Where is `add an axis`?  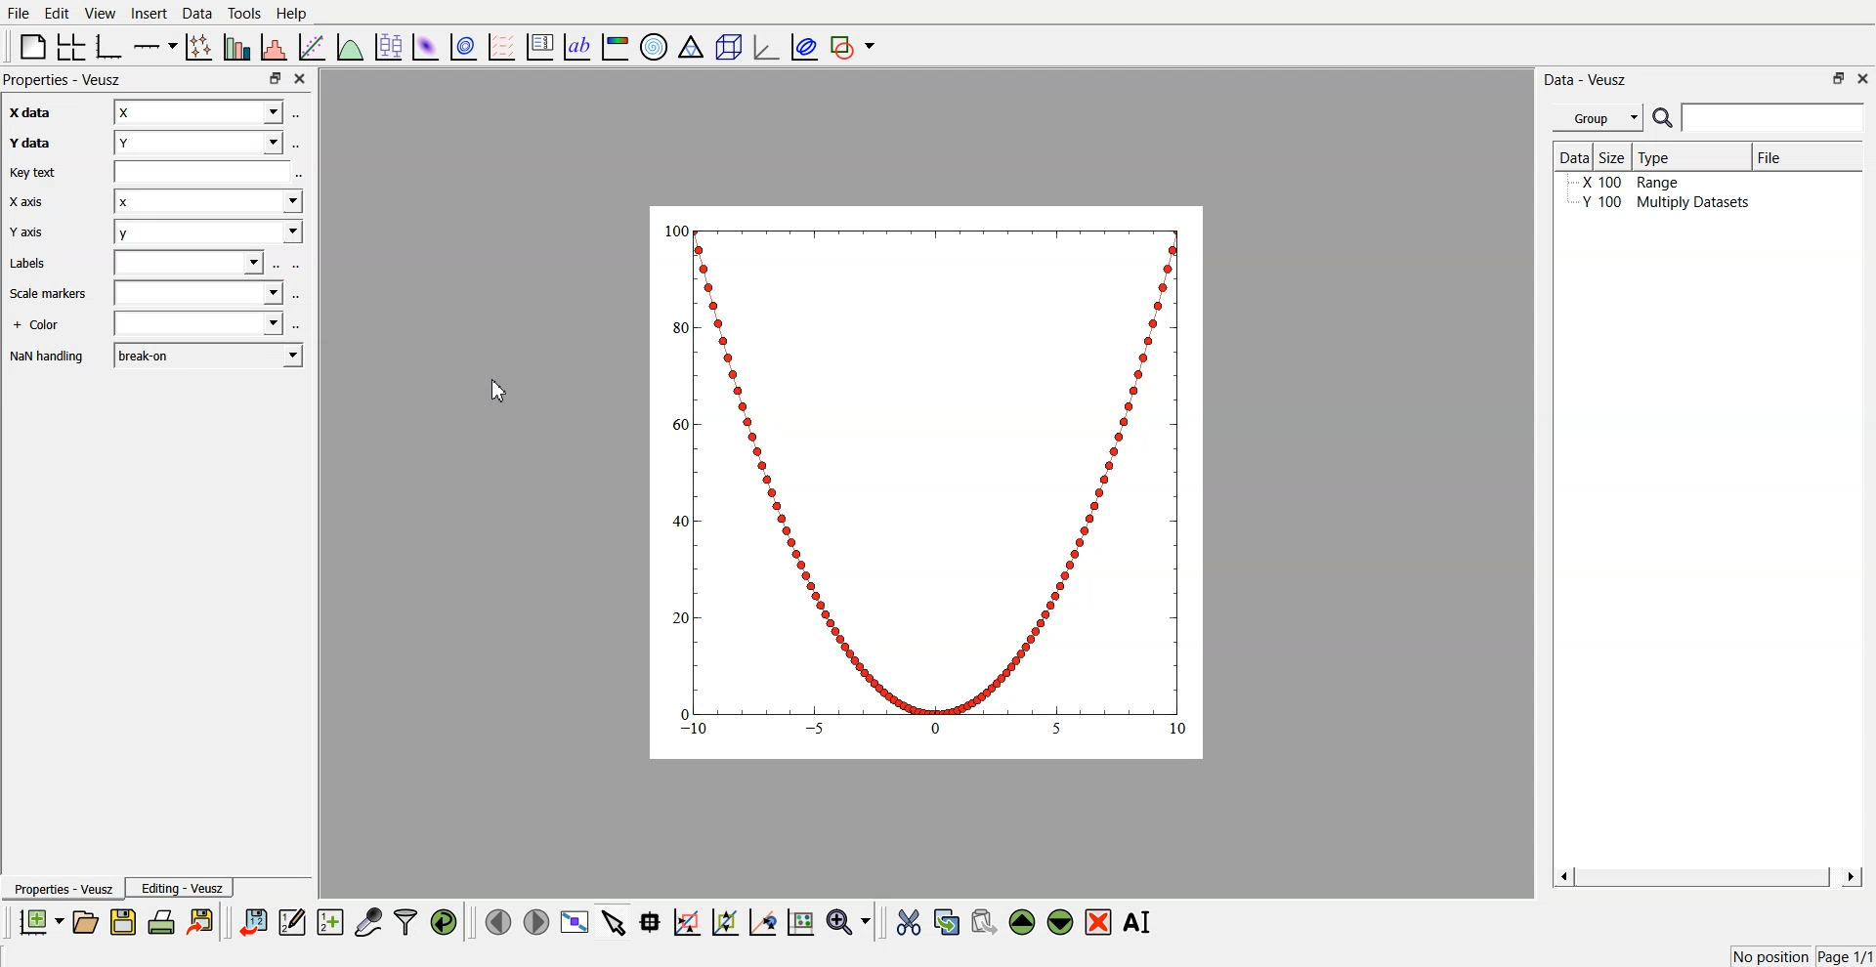
add an axis is located at coordinates (156, 46).